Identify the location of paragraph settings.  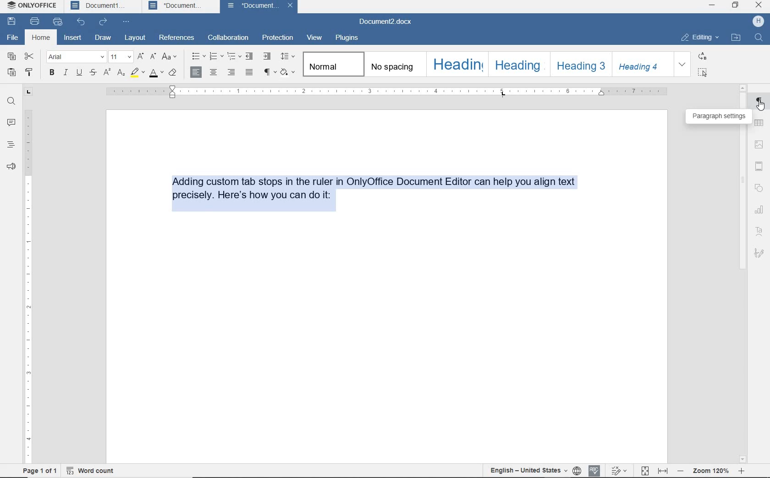
(719, 116).